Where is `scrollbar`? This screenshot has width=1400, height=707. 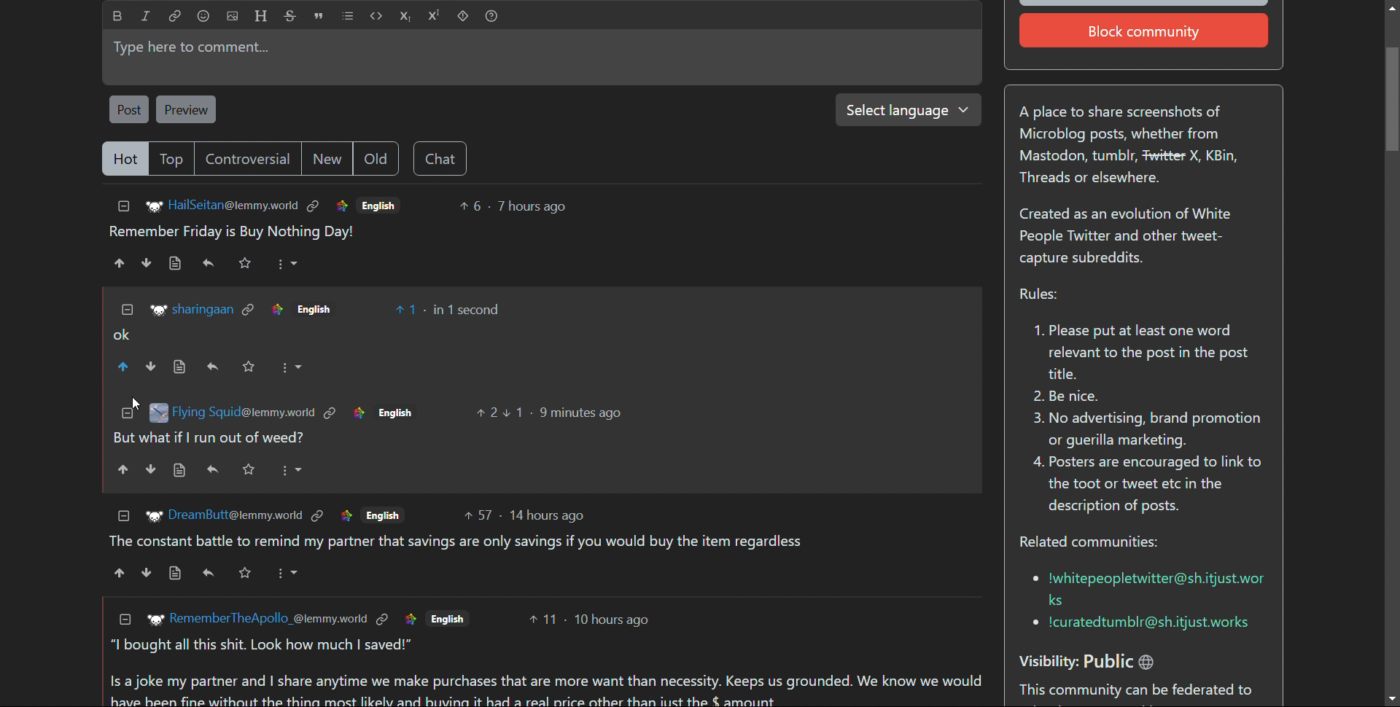 scrollbar is located at coordinates (1391, 348).